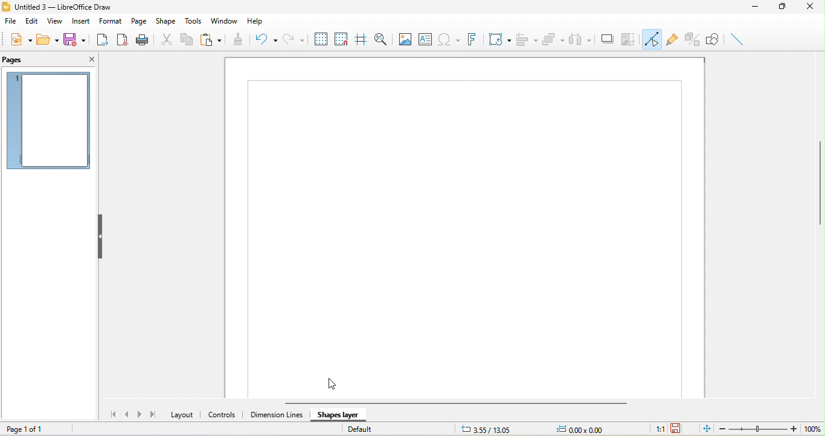 This screenshot has height=436, width=825. I want to click on insert line, so click(739, 39).